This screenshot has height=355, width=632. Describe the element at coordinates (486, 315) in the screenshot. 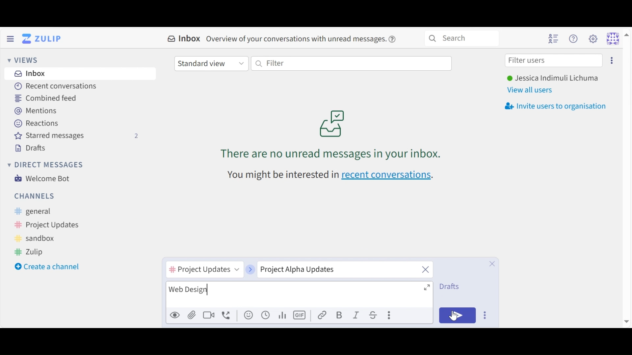

I see `Send Options` at that location.